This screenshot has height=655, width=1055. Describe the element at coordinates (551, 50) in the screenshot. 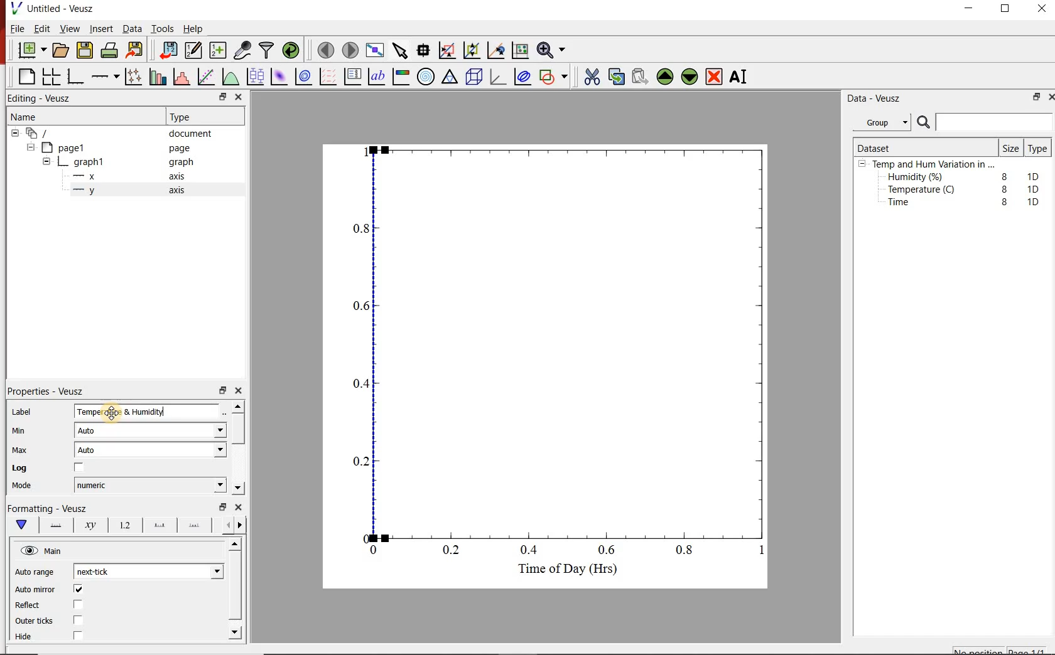

I see `Zoom functions menu` at that location.